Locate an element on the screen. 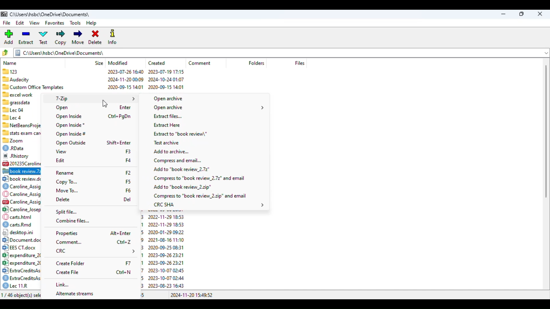 This screenshot has height=309, width=550. scrollbar is located at coordinates (547, 132).